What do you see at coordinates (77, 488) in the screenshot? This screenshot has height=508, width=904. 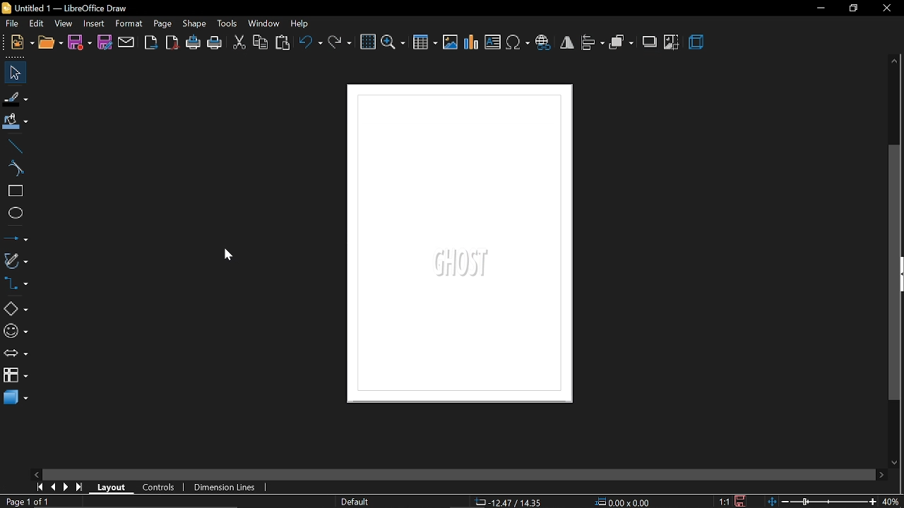 I see `go to last page` at bounding box center [77, 488].